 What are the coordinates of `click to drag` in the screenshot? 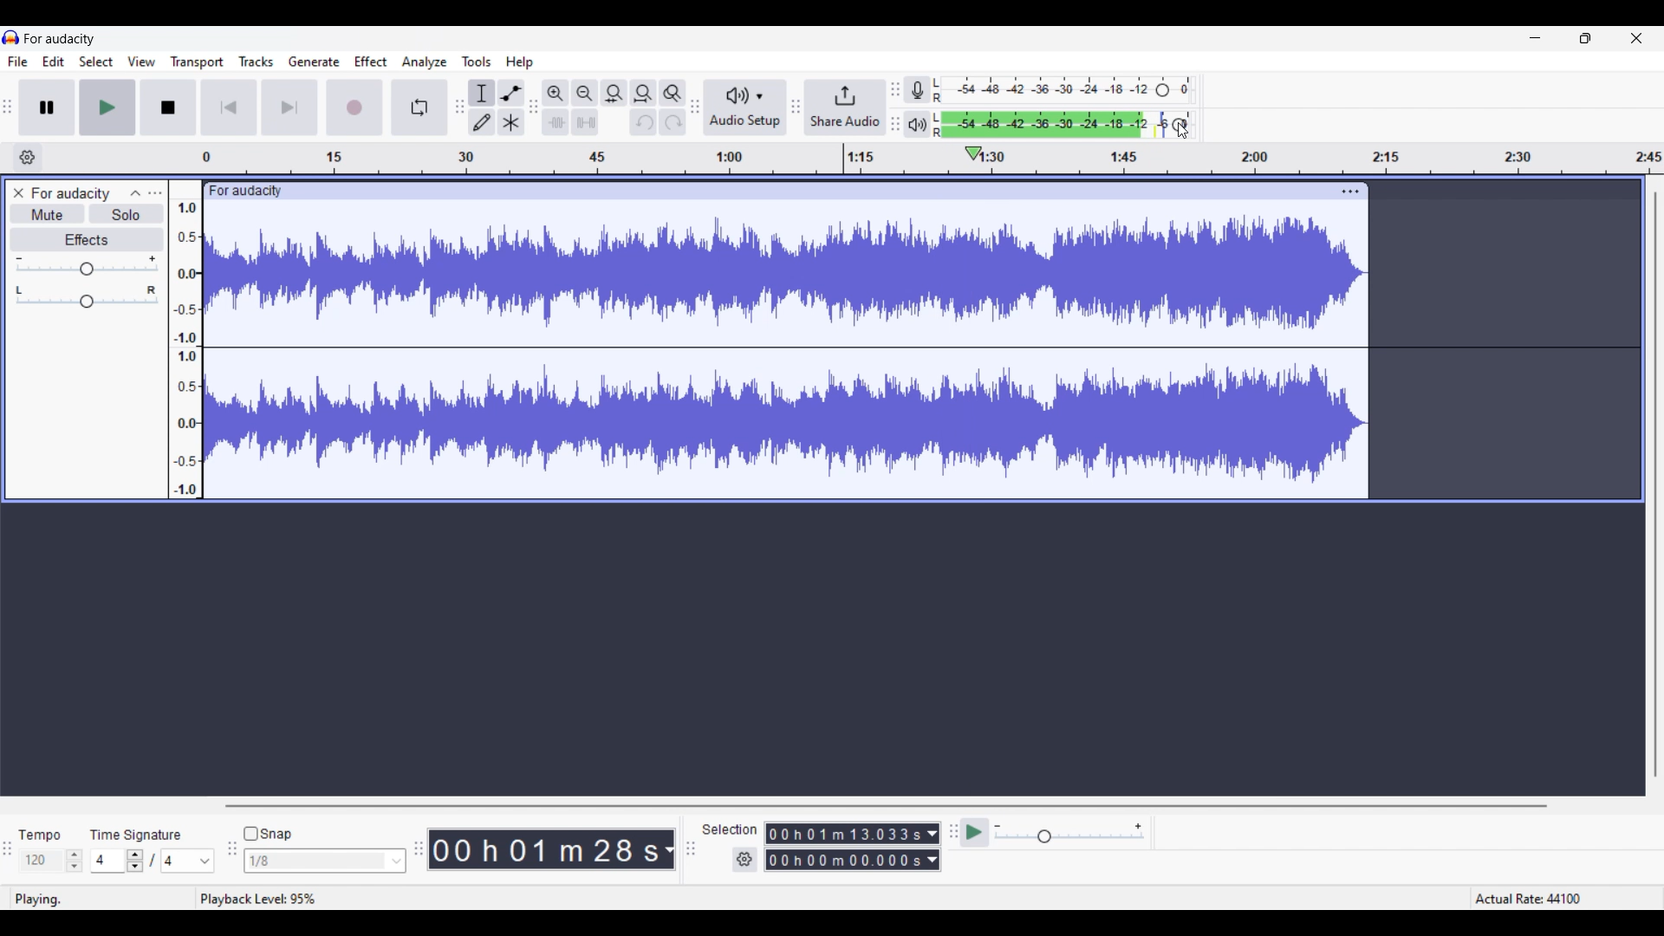 It's located at (766, 189).